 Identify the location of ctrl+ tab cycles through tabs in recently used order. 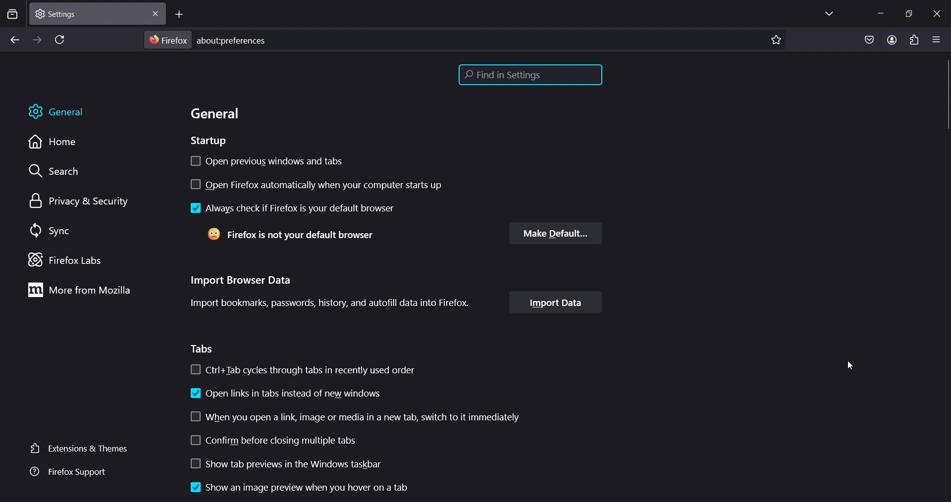
(302, 370).